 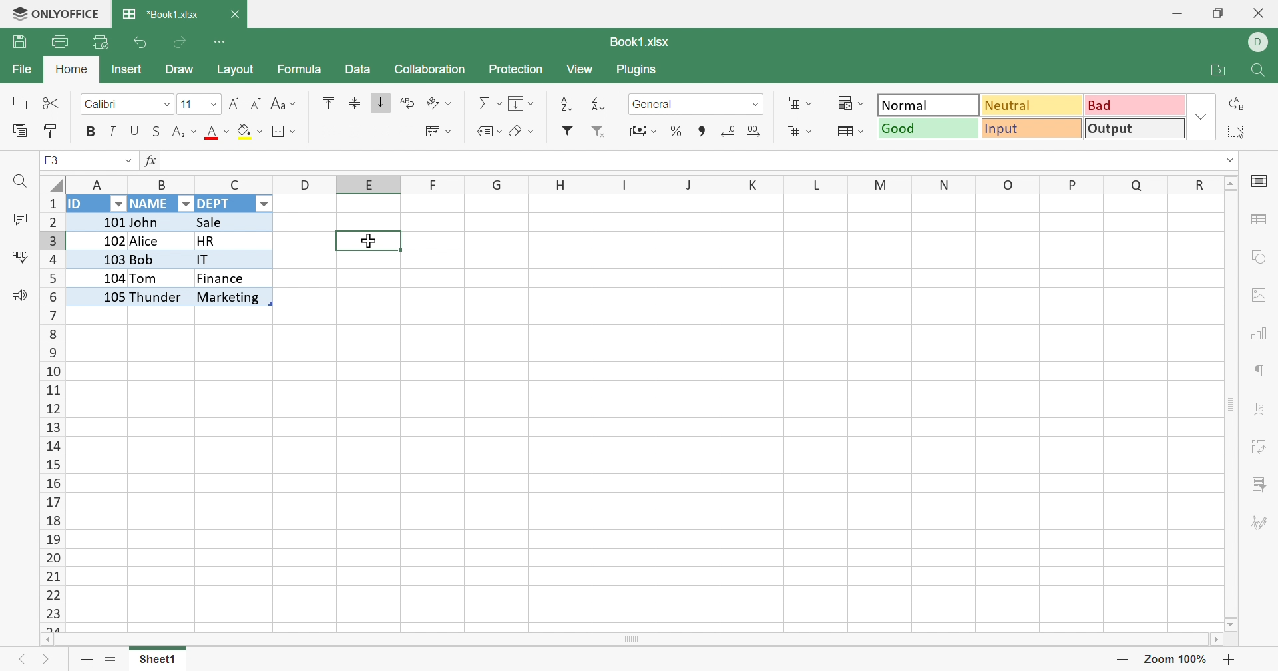 What do you see at coordinates (1257, 71) in the screenshot?
I see `Find` at bounding box center [1257, 71].